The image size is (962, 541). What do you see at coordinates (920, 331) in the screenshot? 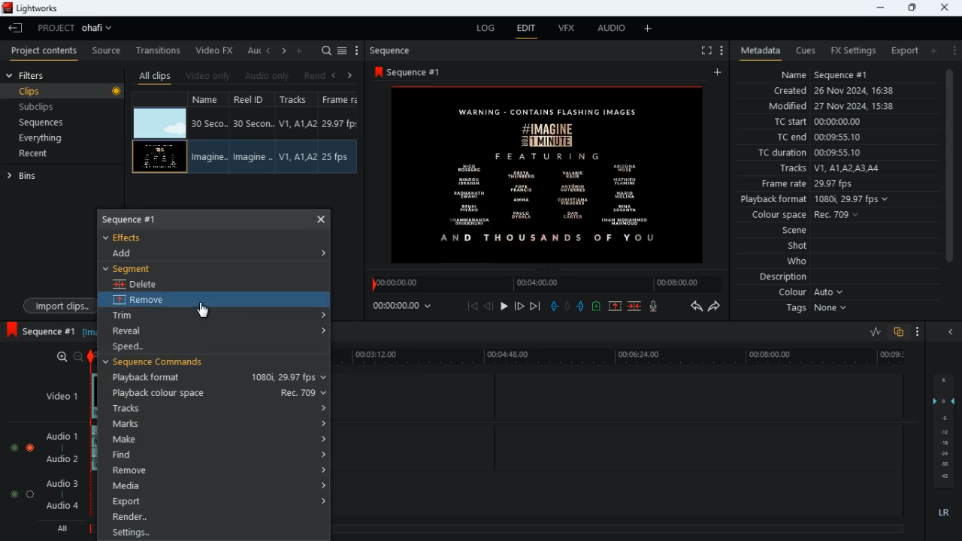
I see `more` at bounding box center [920, 331].